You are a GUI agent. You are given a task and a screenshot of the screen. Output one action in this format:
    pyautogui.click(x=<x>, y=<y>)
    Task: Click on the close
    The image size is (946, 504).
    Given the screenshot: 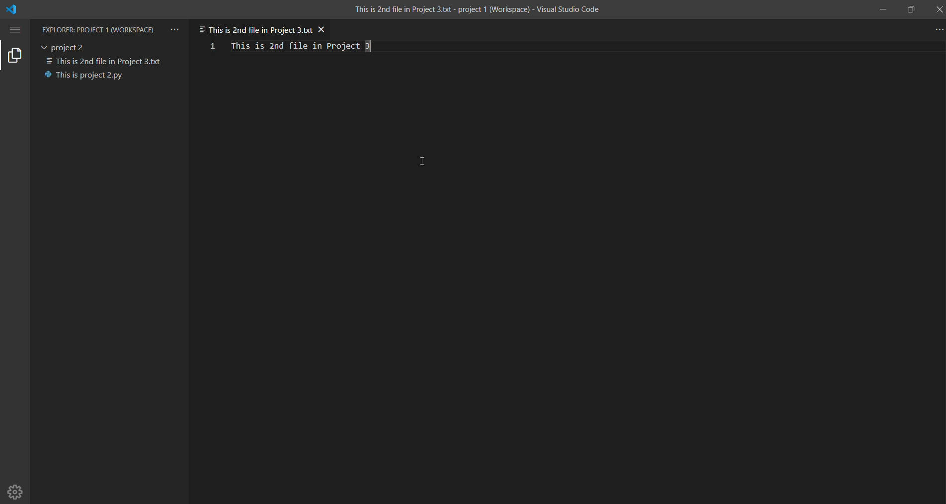 What is the action you would take?
    pyautogui.click(x=938, y=10)
    